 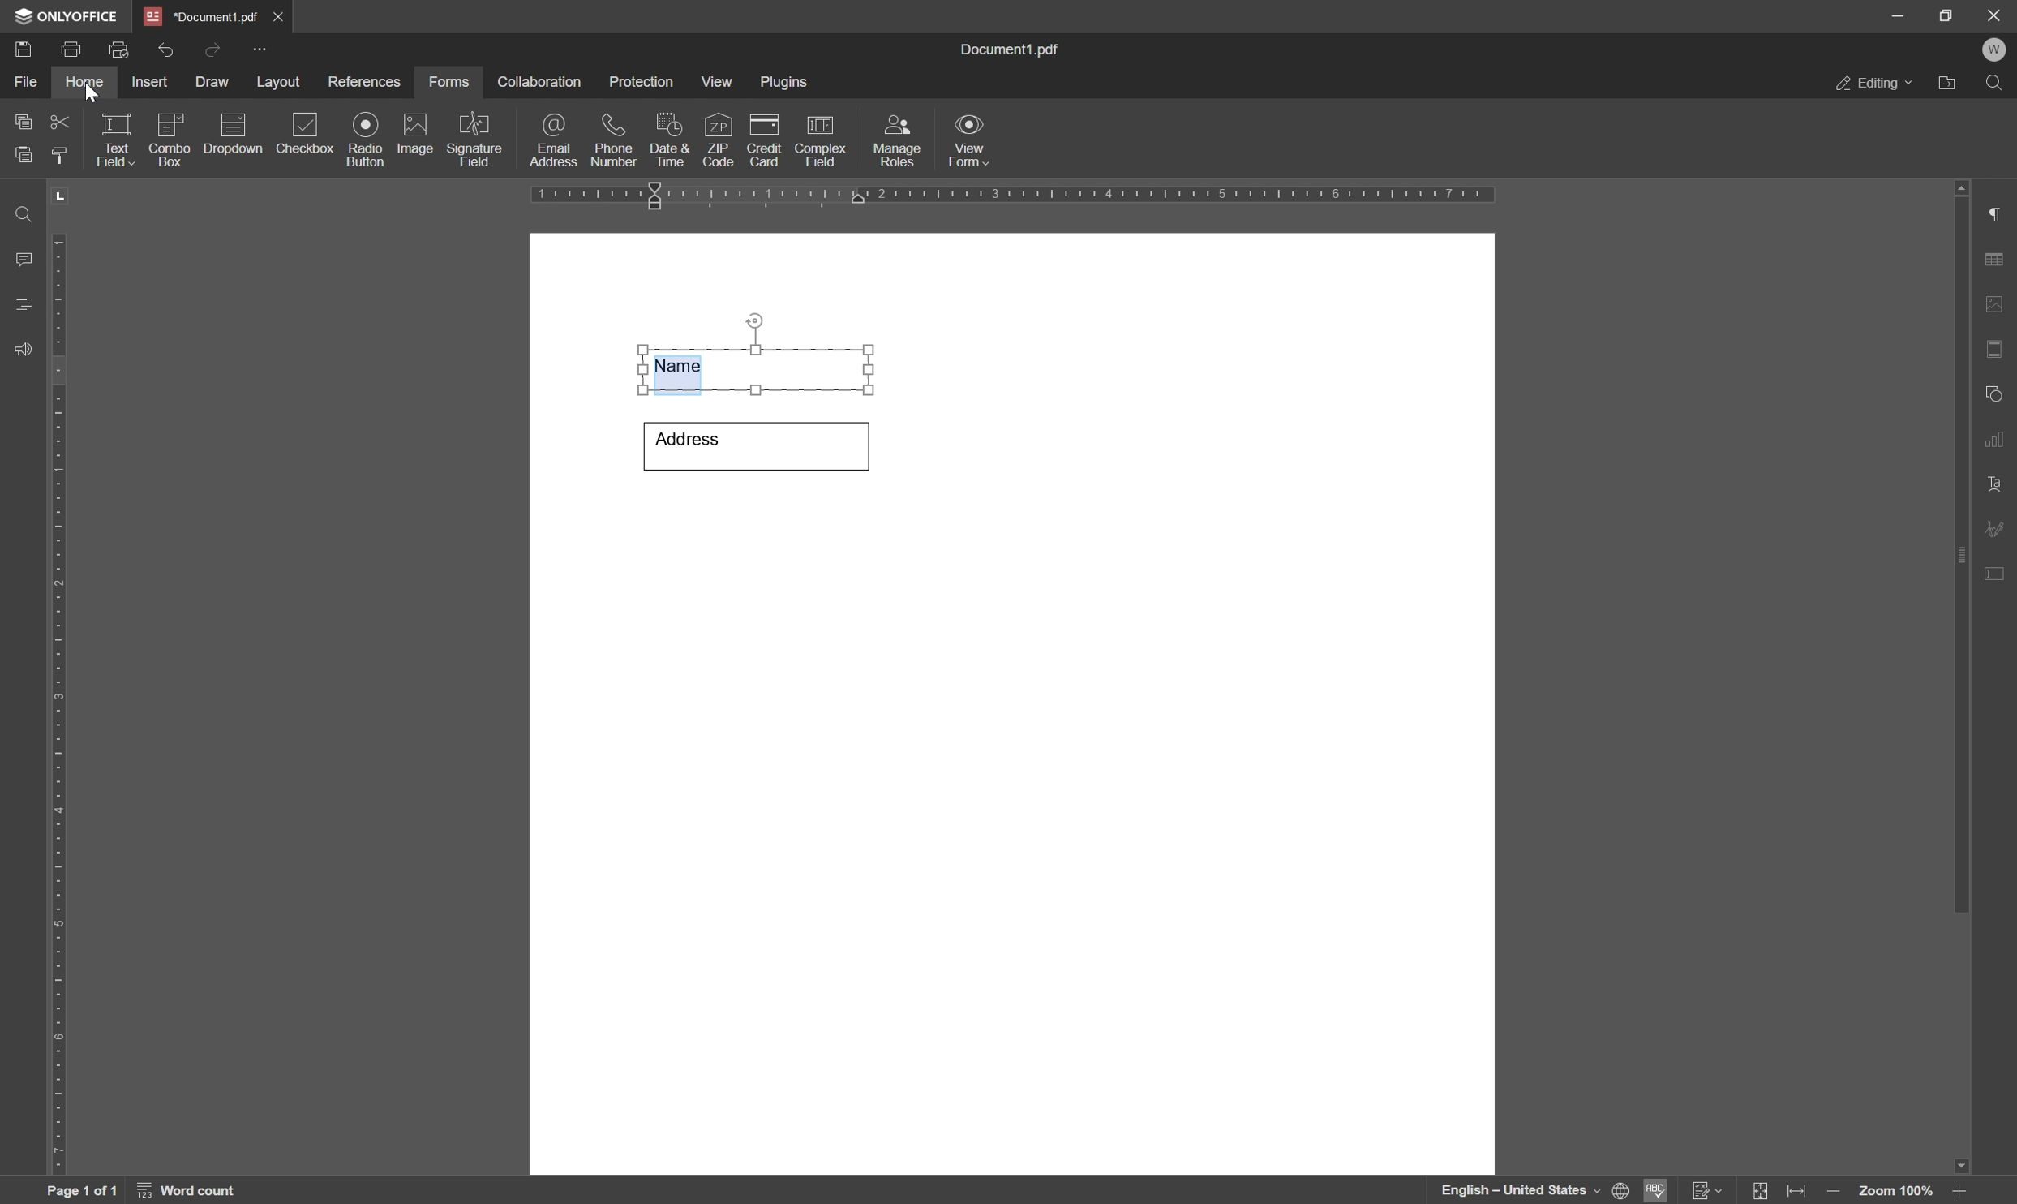 I want to click on close, so click(x=1993, y=14).